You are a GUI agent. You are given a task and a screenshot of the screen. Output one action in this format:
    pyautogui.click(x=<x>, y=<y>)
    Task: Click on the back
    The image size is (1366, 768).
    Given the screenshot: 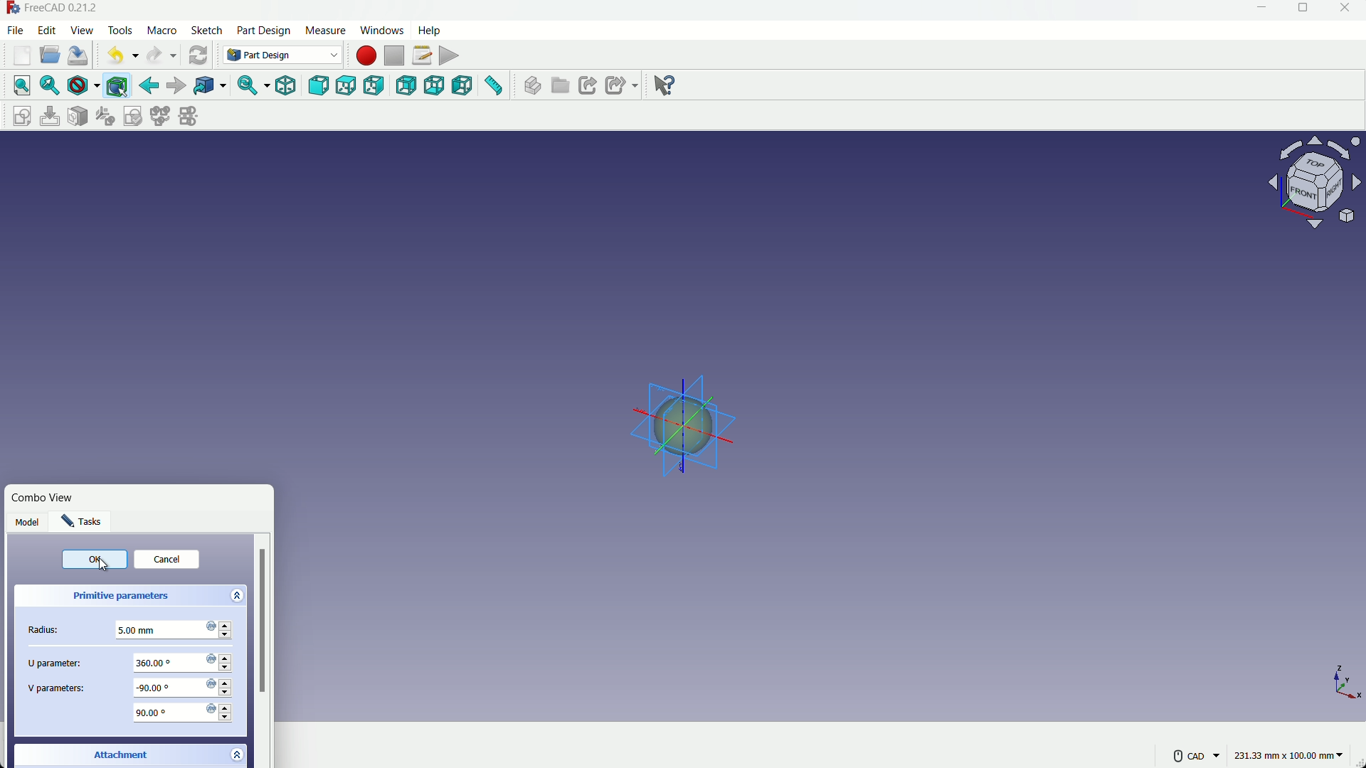 What is the action you would take?
    pyautogui.click(x=149, y=85)
    